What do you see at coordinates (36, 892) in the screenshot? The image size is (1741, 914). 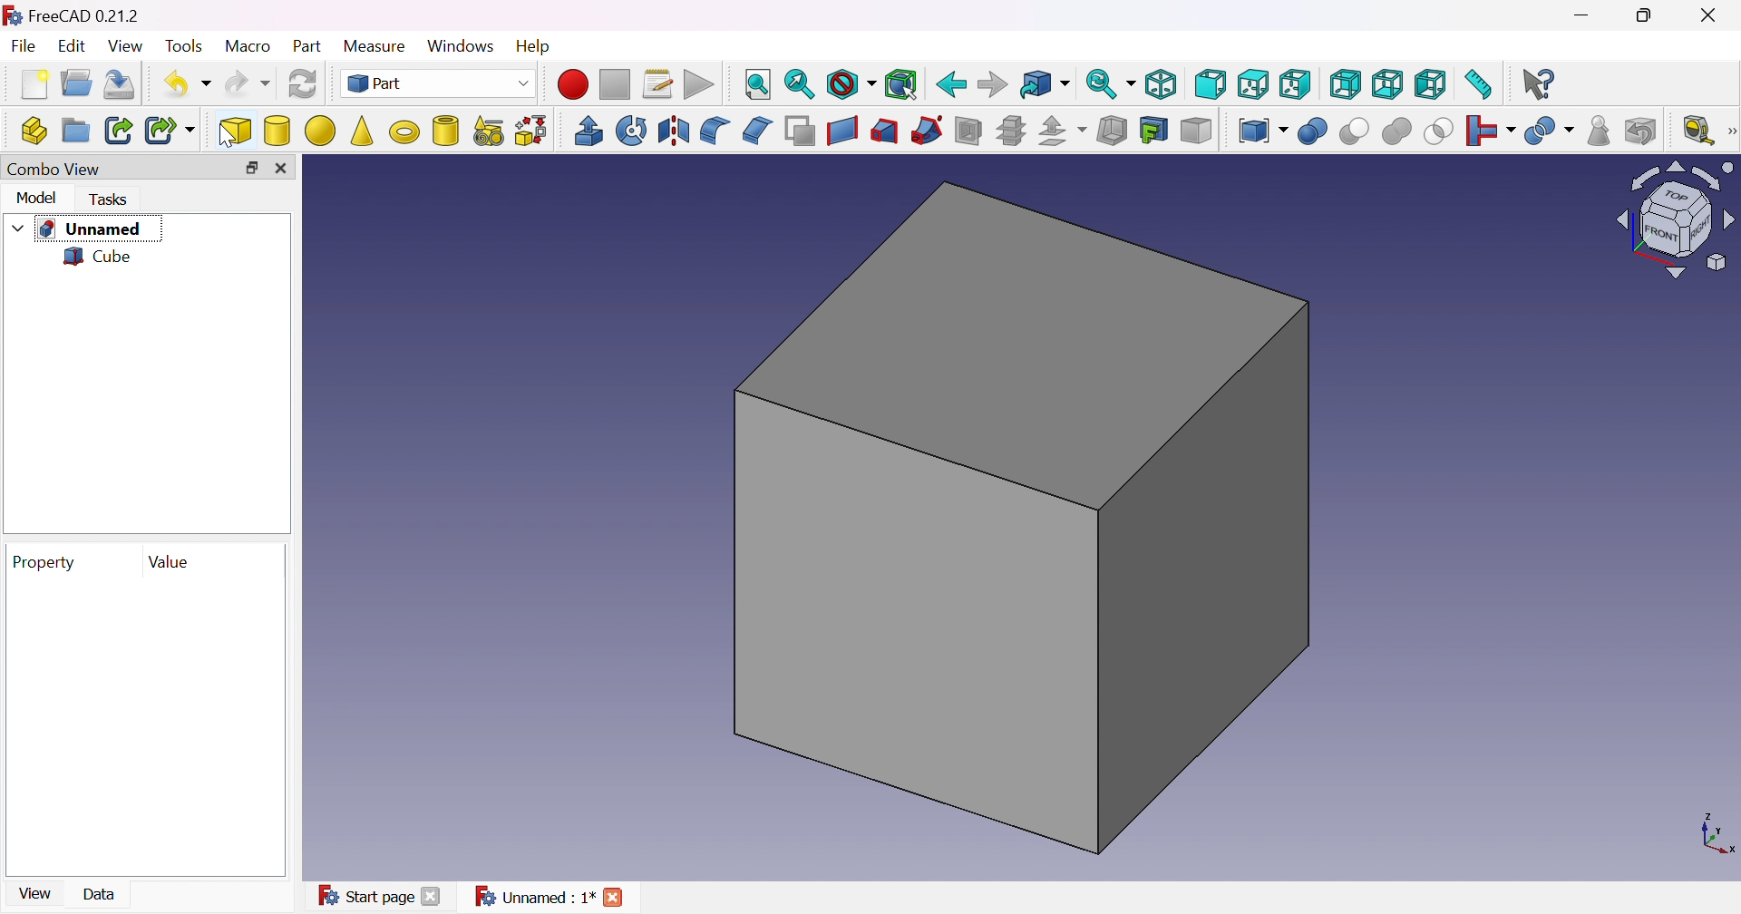 I see `View` at bounding box center [36, 892].